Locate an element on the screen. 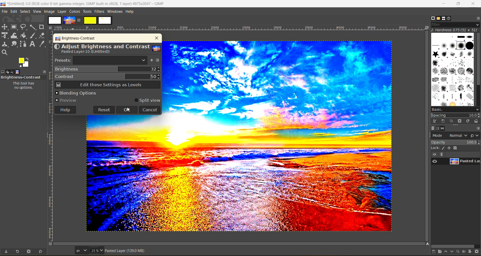 Image resolution: width=481 pixels, height=256 pixels. help is located at coordinates (65, 109).